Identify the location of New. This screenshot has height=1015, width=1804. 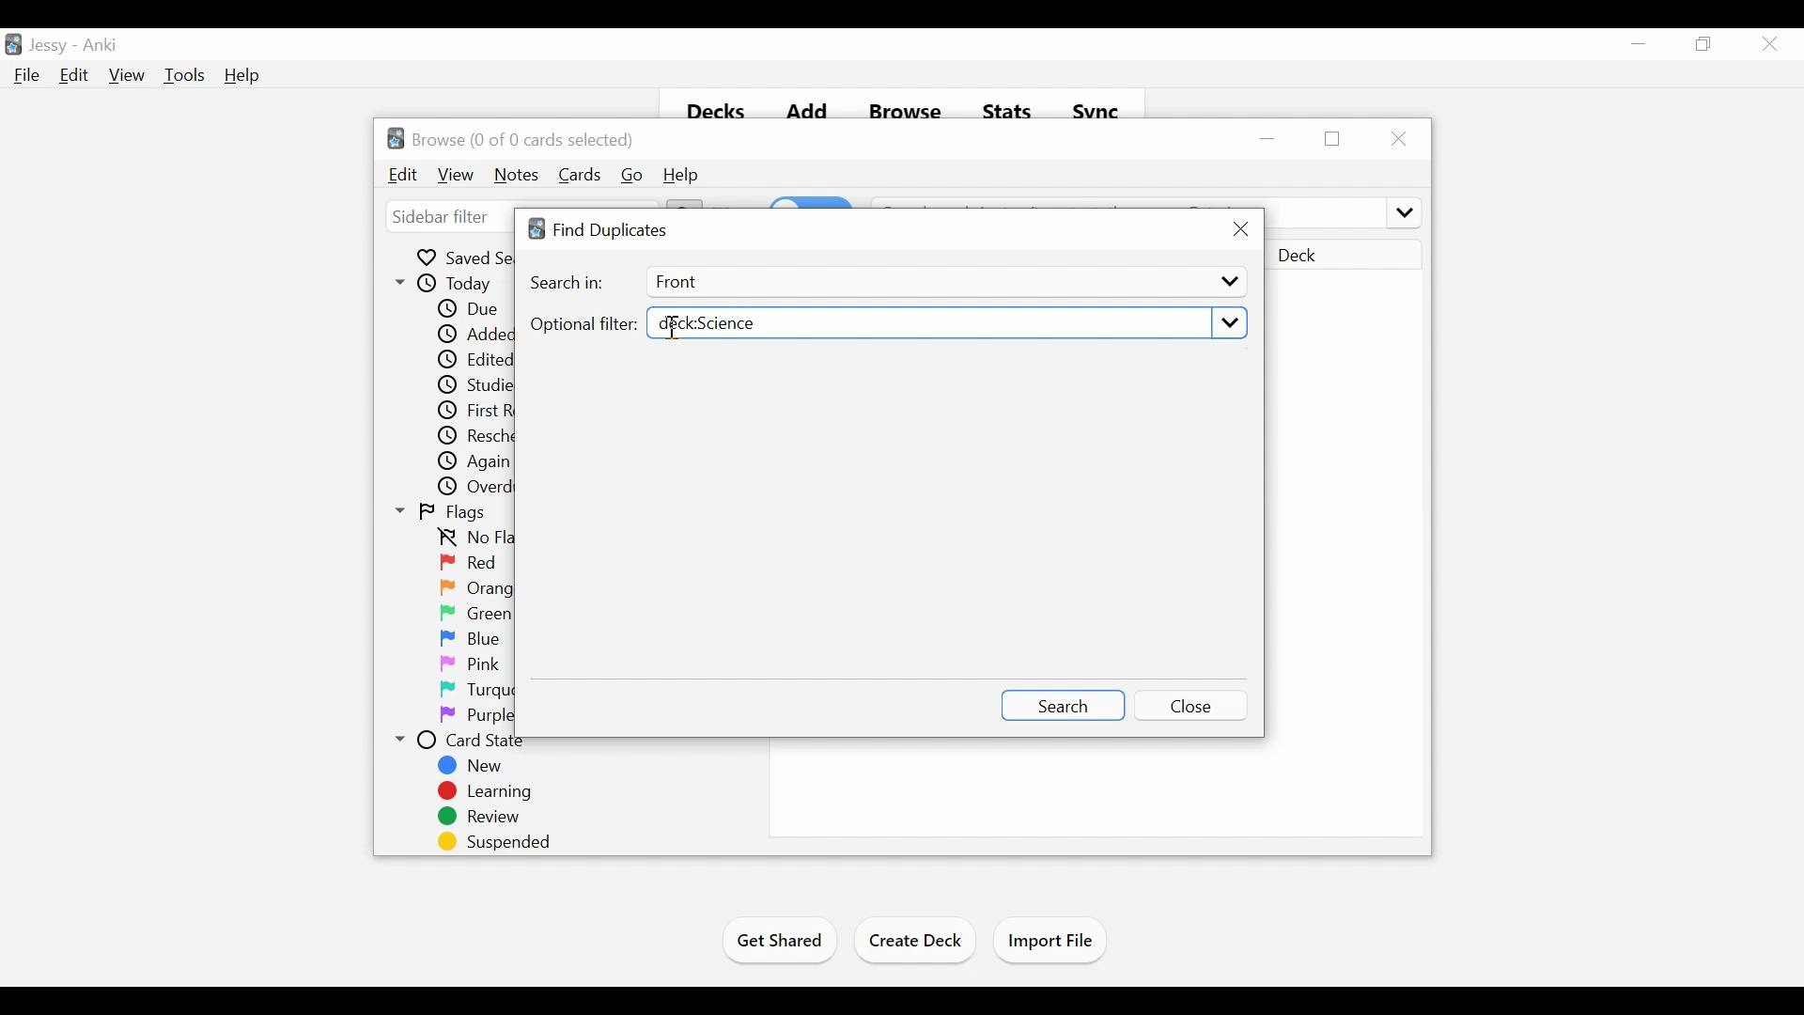
(476, 766).